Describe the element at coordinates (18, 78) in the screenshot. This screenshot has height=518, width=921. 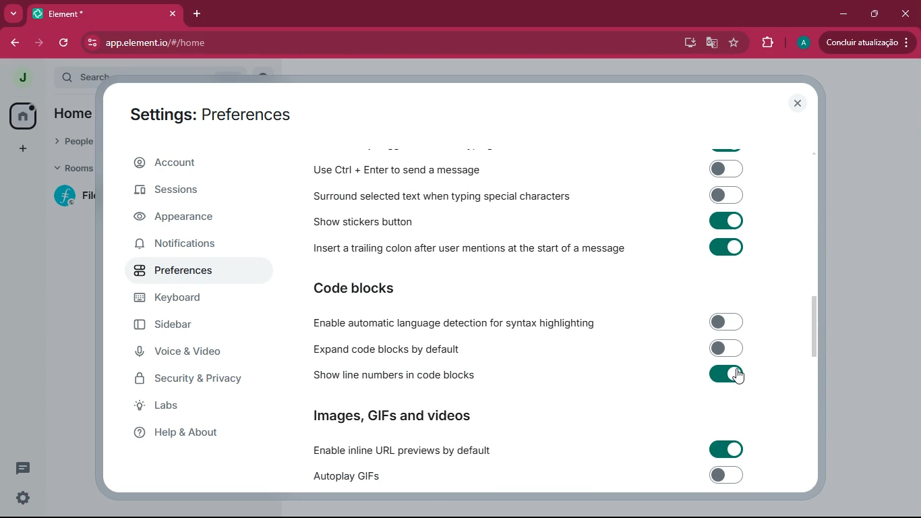
I see `profile picture` at that location.